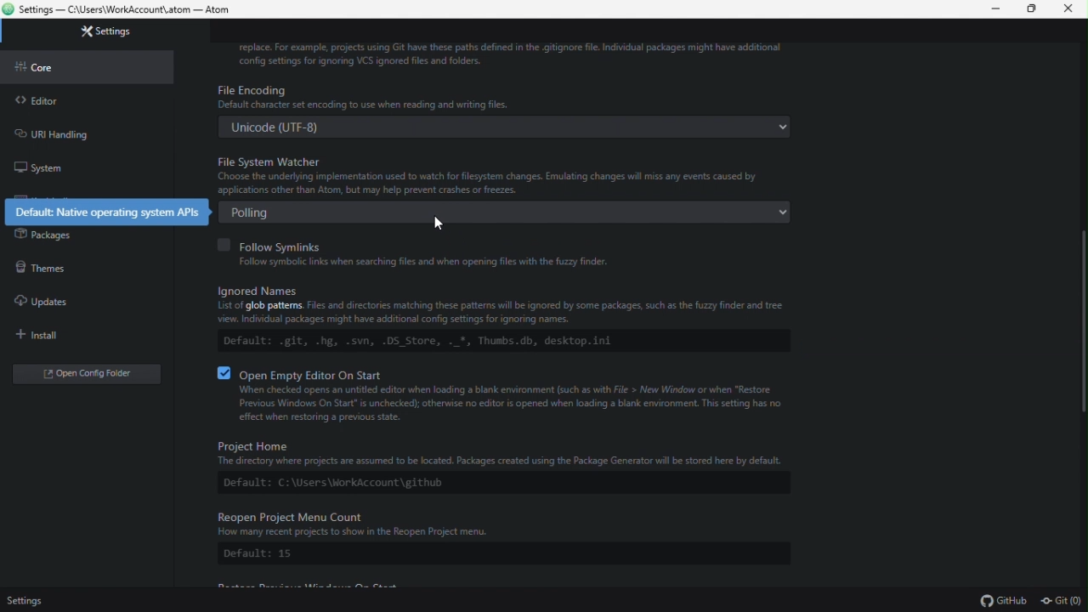 The width and height of the screenshot is (1088, 612). I want to click on  Open Empty Editor On Start, so click(304, 371).